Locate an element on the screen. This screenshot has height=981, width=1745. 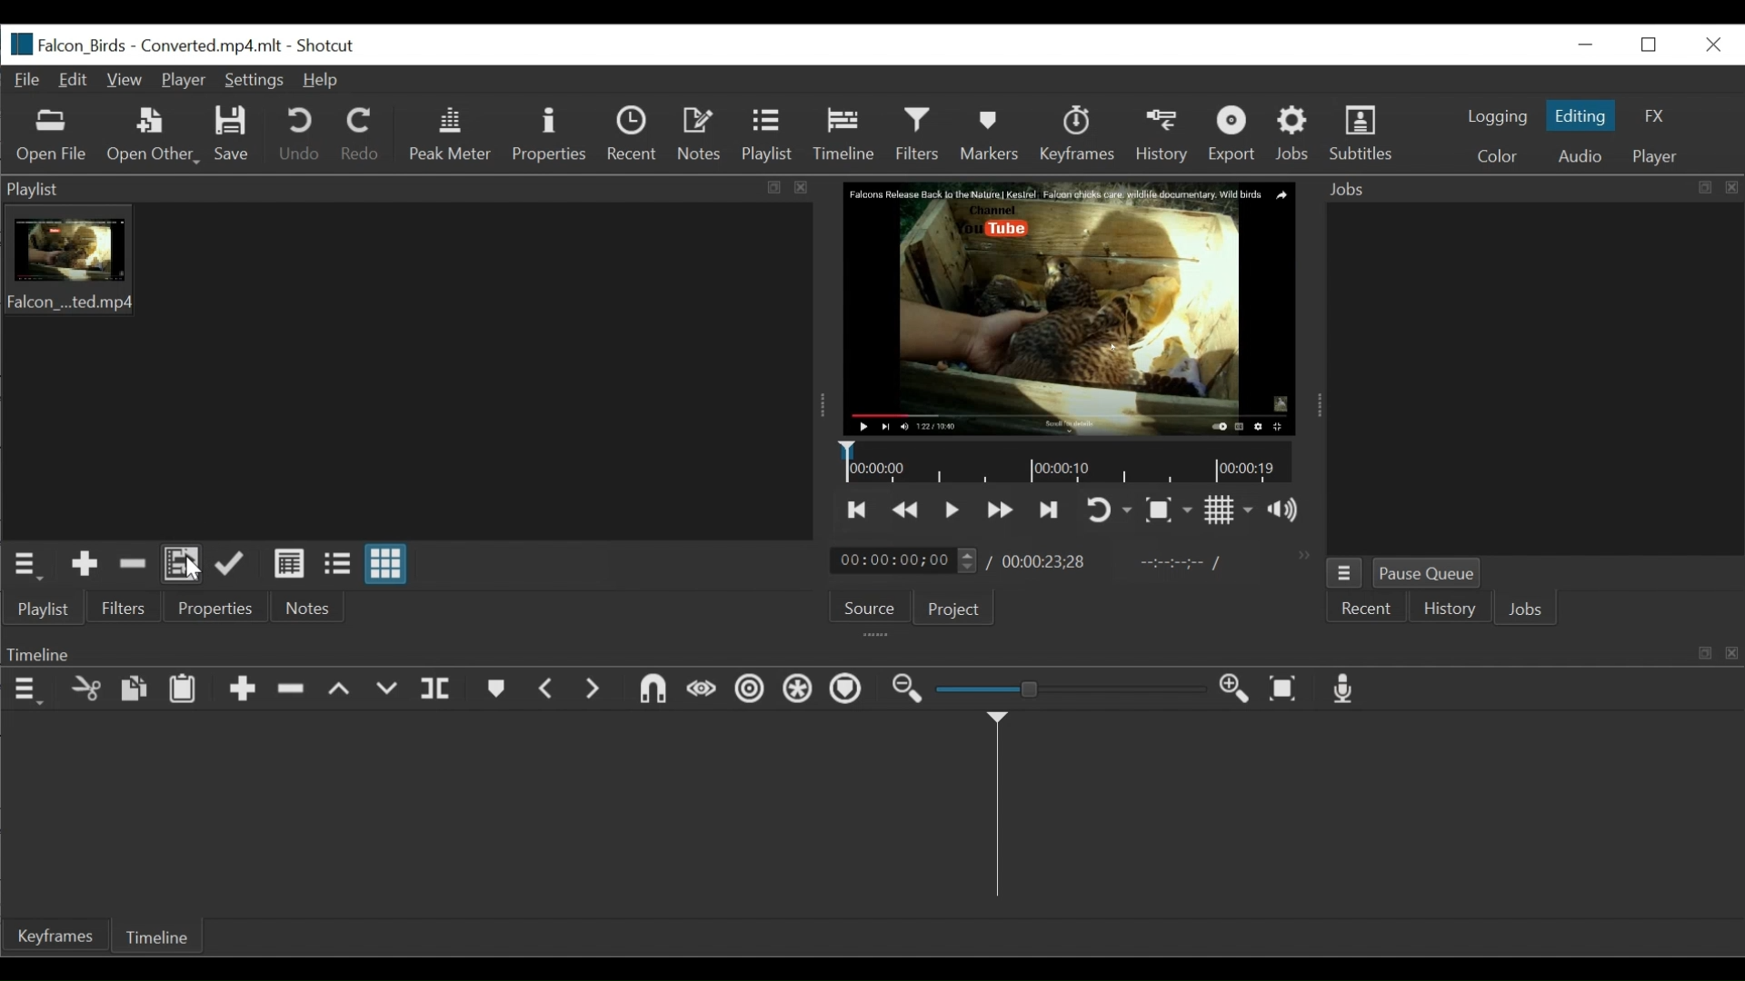
Timeline is located at coordinates (156, 936).